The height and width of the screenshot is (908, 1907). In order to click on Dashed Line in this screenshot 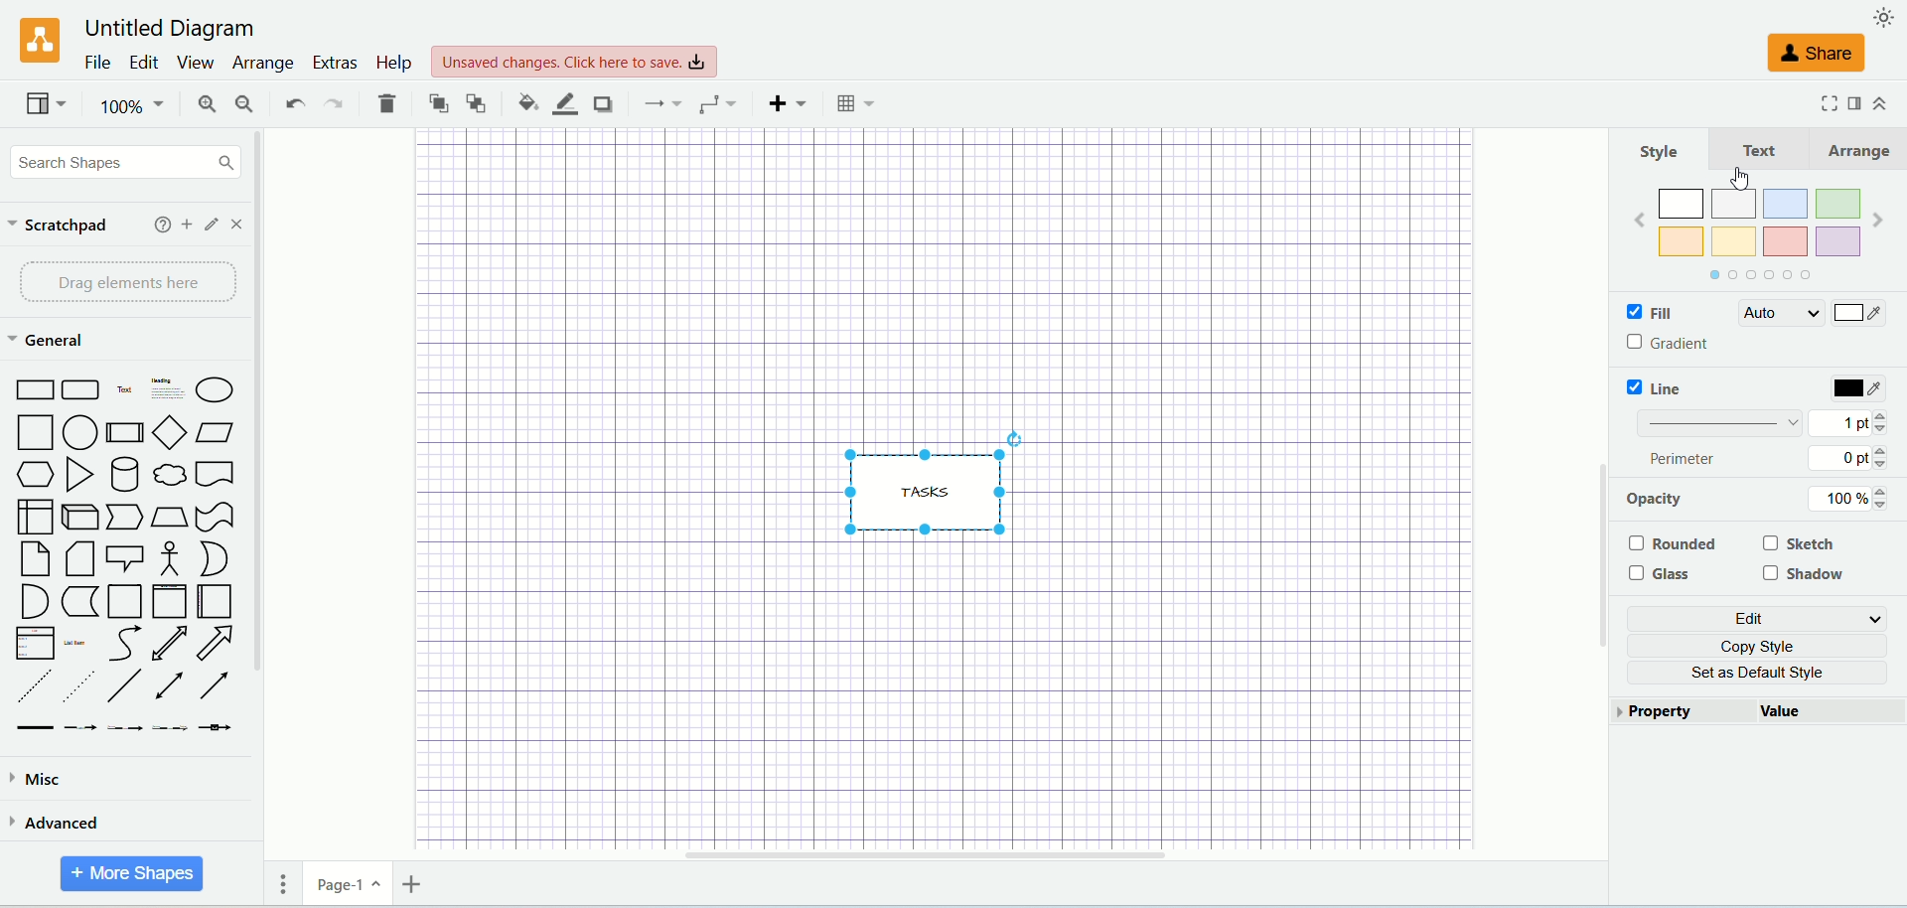, I will do `click(32, 687)`.